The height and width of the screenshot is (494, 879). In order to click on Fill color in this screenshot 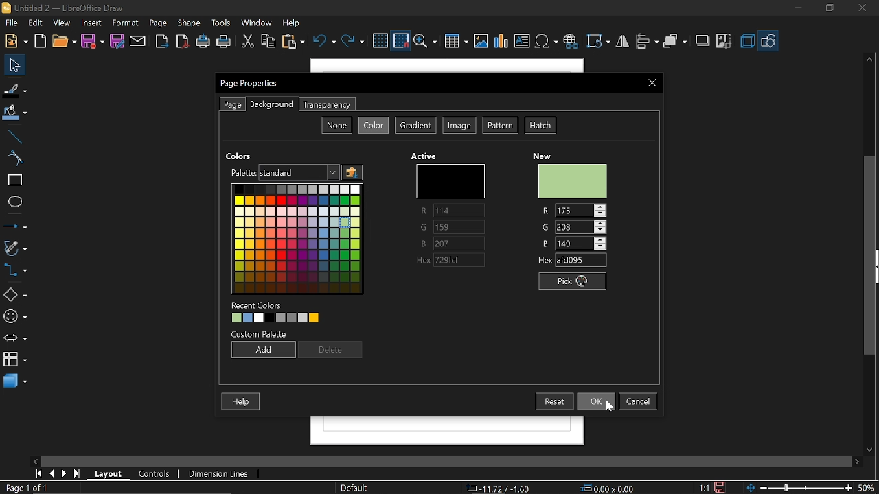, I will do `click(14, 114)`.